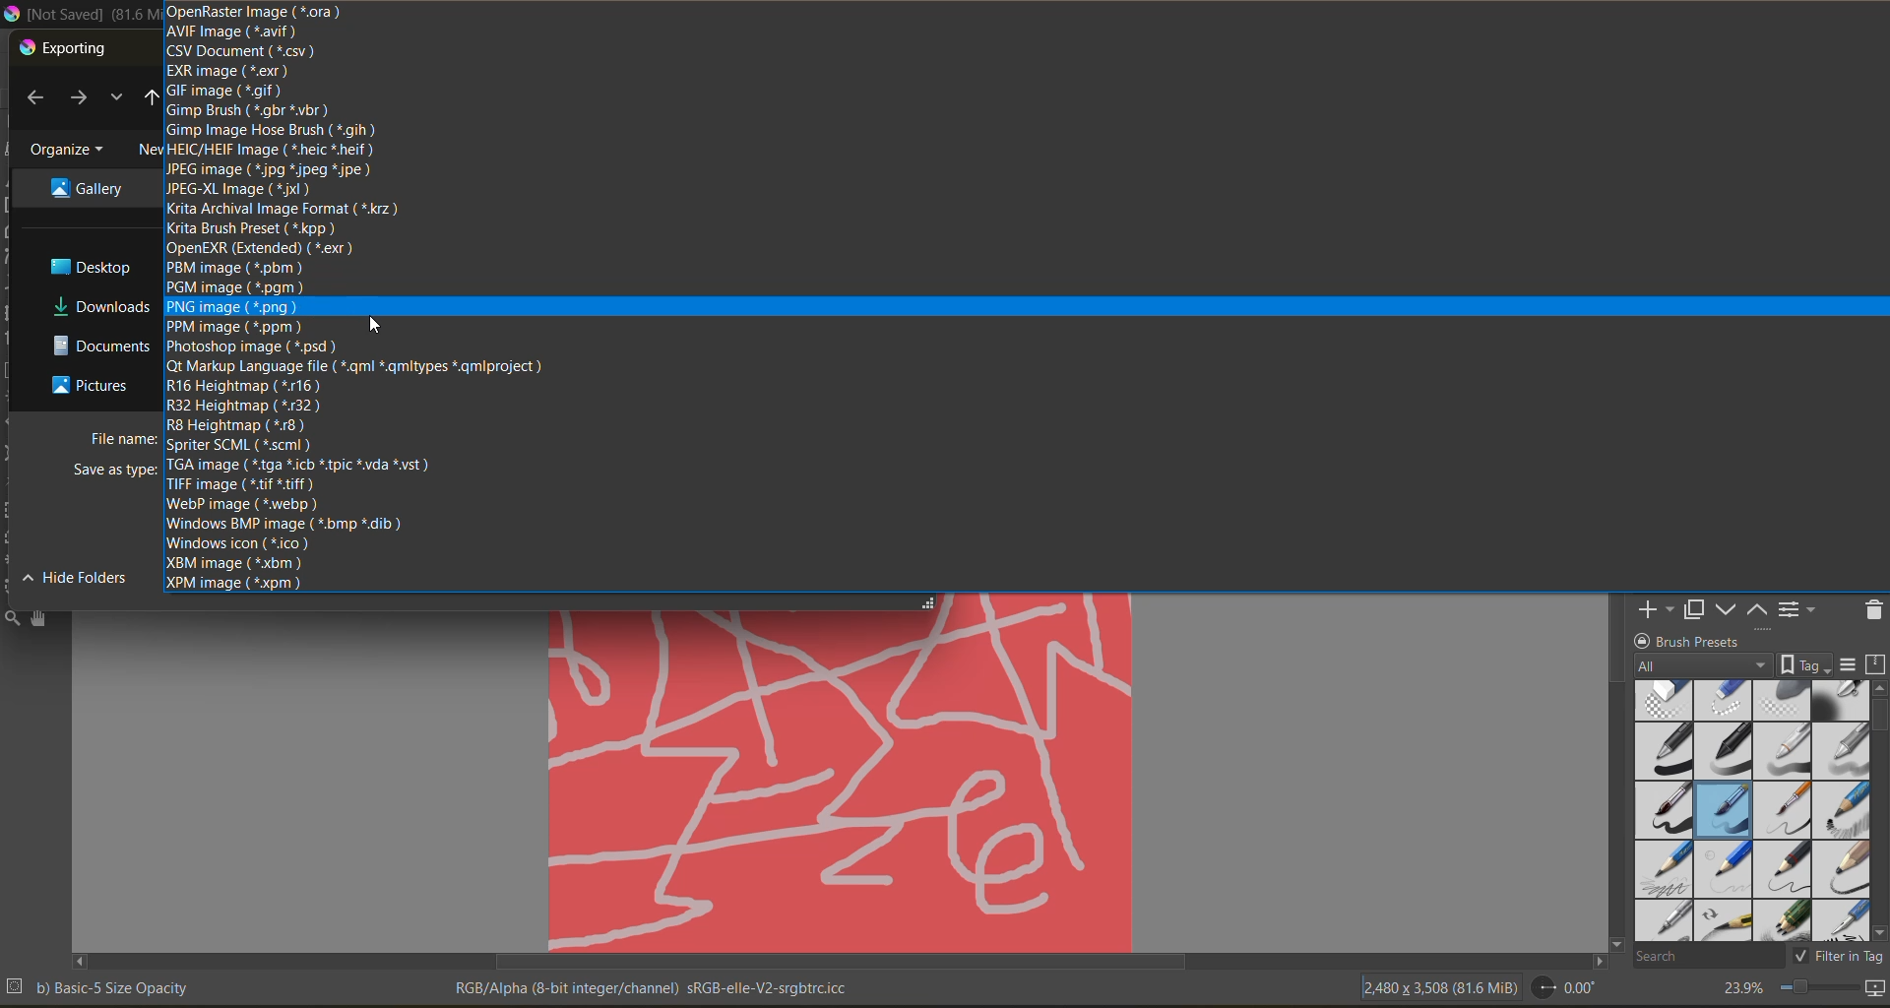 This screenshot has width=1890, height=1008. Describe the element at coordinates (1708, 955) in the screenshot. I see `search` at that location.